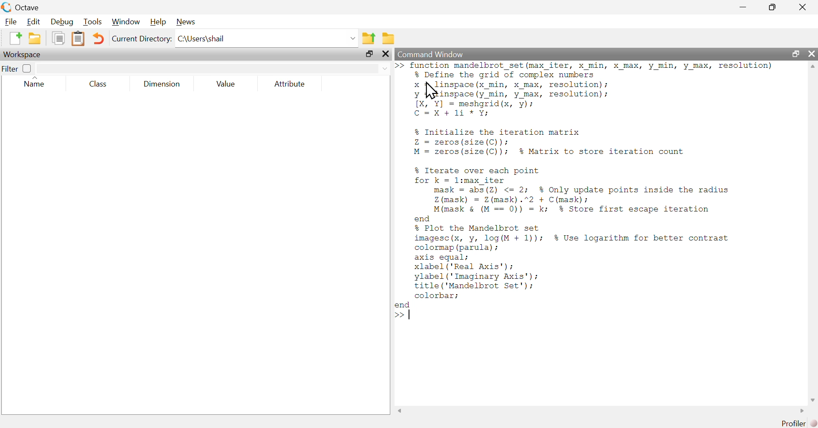  I want to click on Command Window, so click(573, 54).